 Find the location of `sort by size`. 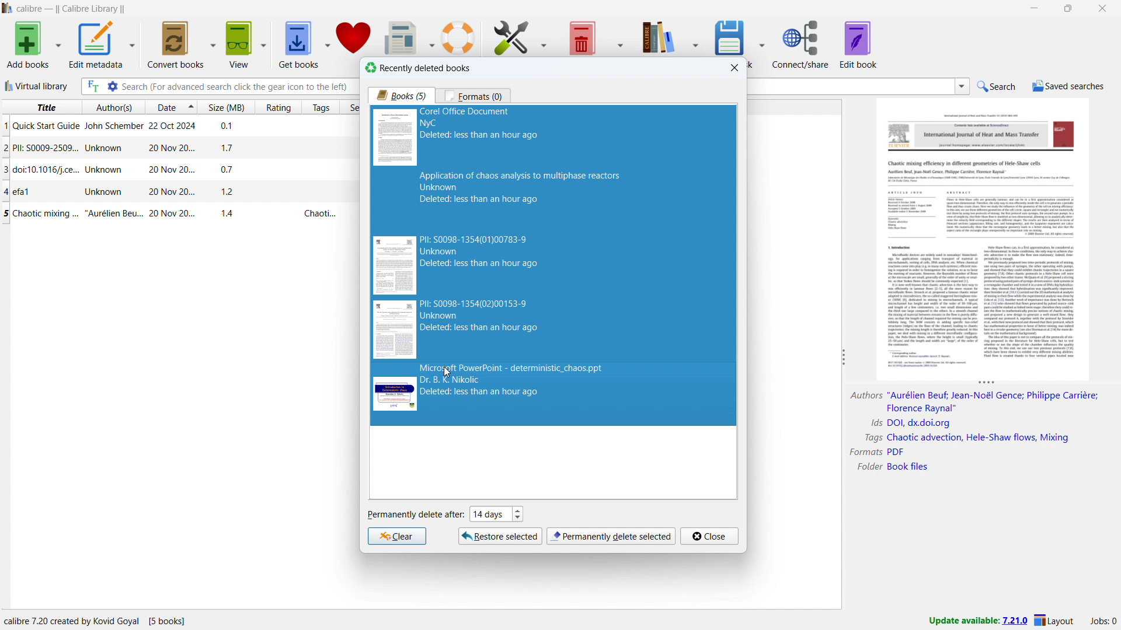

sort by size is located at coordinates (226, 106).